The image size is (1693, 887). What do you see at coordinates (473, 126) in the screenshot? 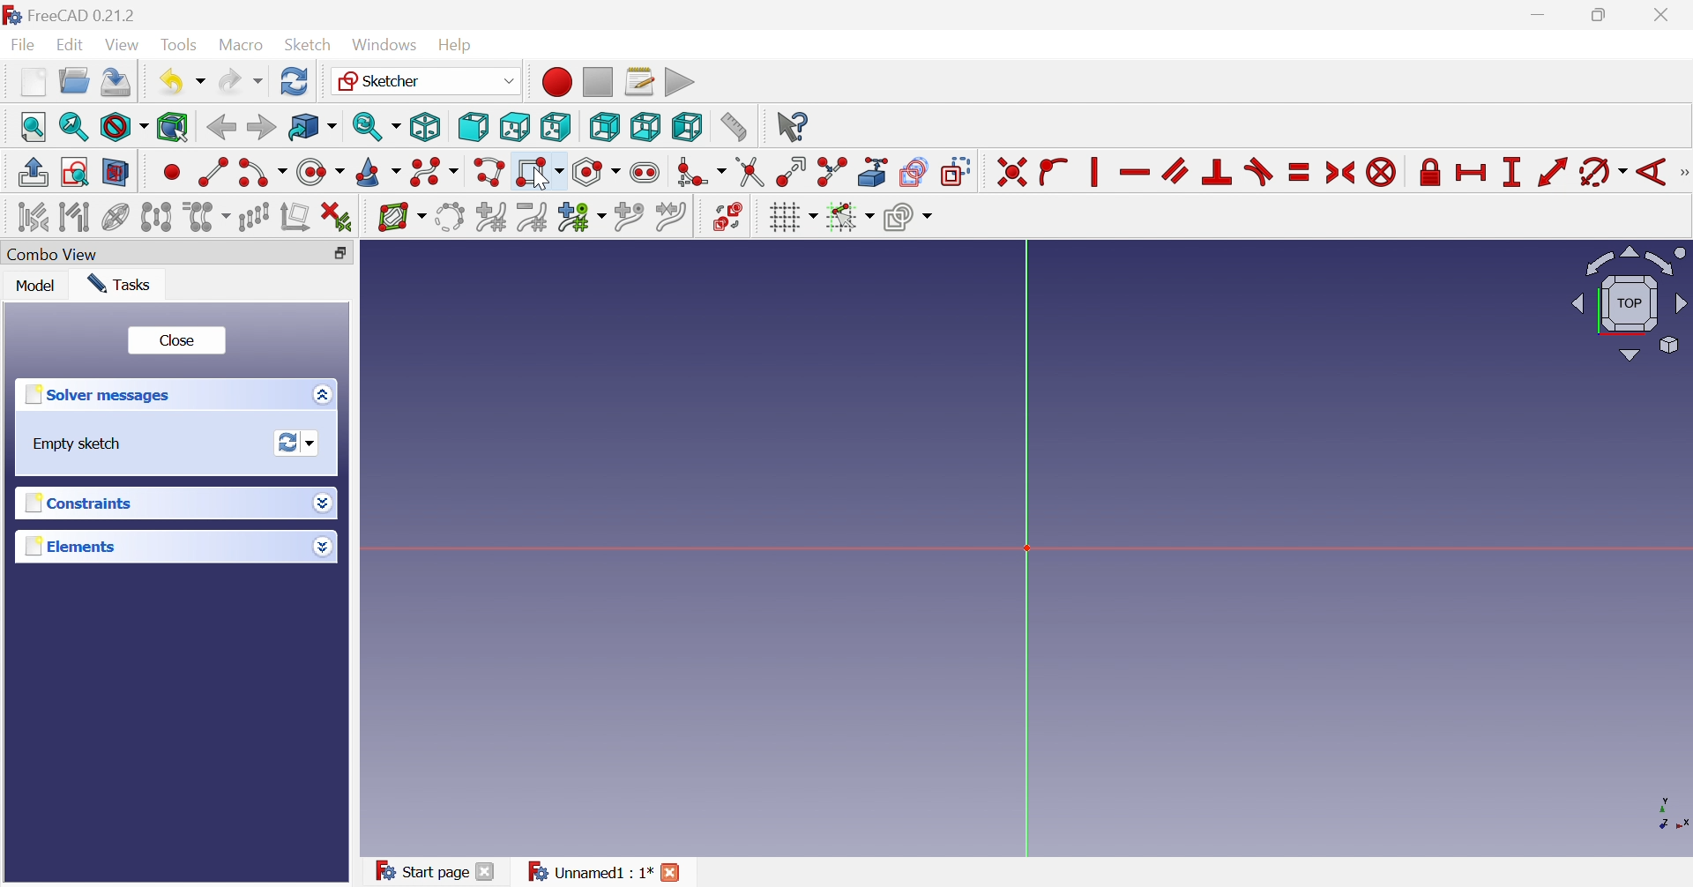
I see `Front` at bounding box center [473, 126].